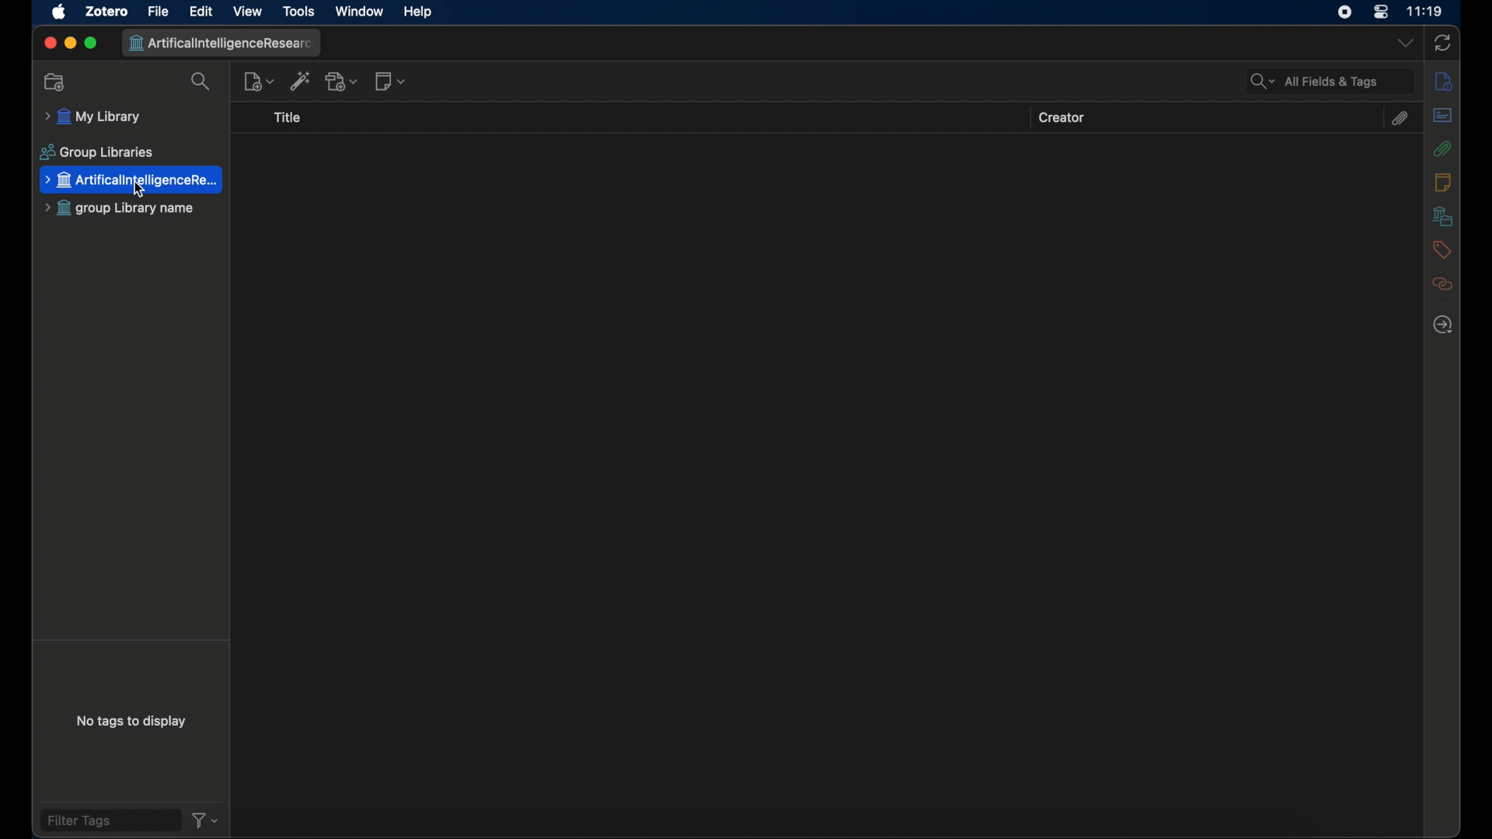 This screenshot has width=1492, height=839. I want to click on locate, so click(1442, 325).